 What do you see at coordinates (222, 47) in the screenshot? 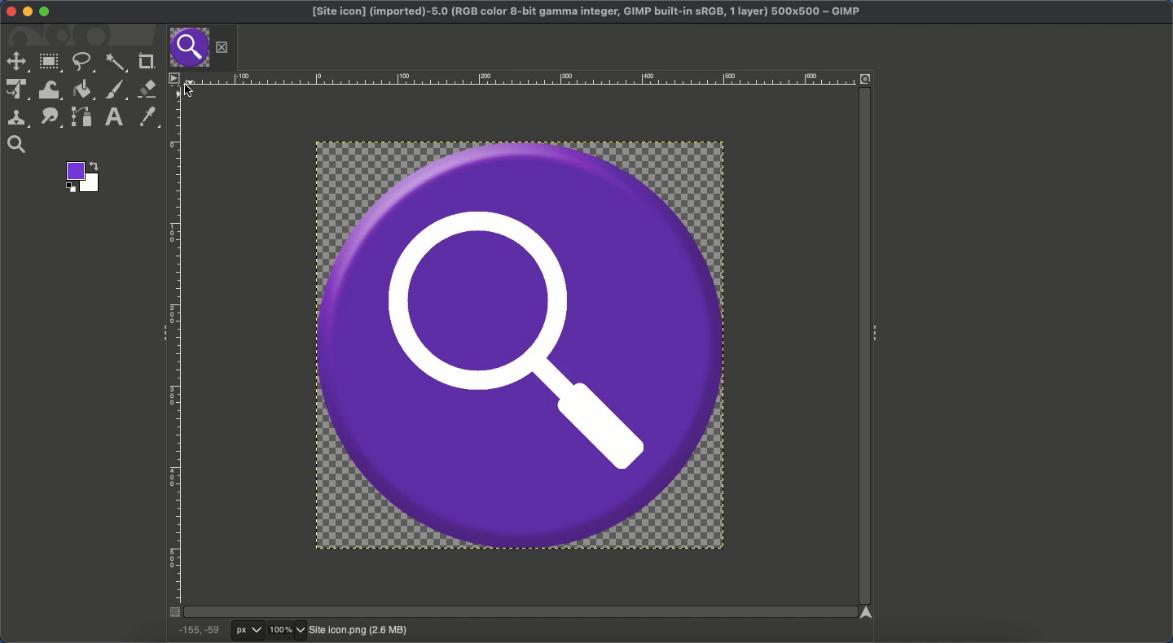
I see `Close` at bounding box center [222, 47].